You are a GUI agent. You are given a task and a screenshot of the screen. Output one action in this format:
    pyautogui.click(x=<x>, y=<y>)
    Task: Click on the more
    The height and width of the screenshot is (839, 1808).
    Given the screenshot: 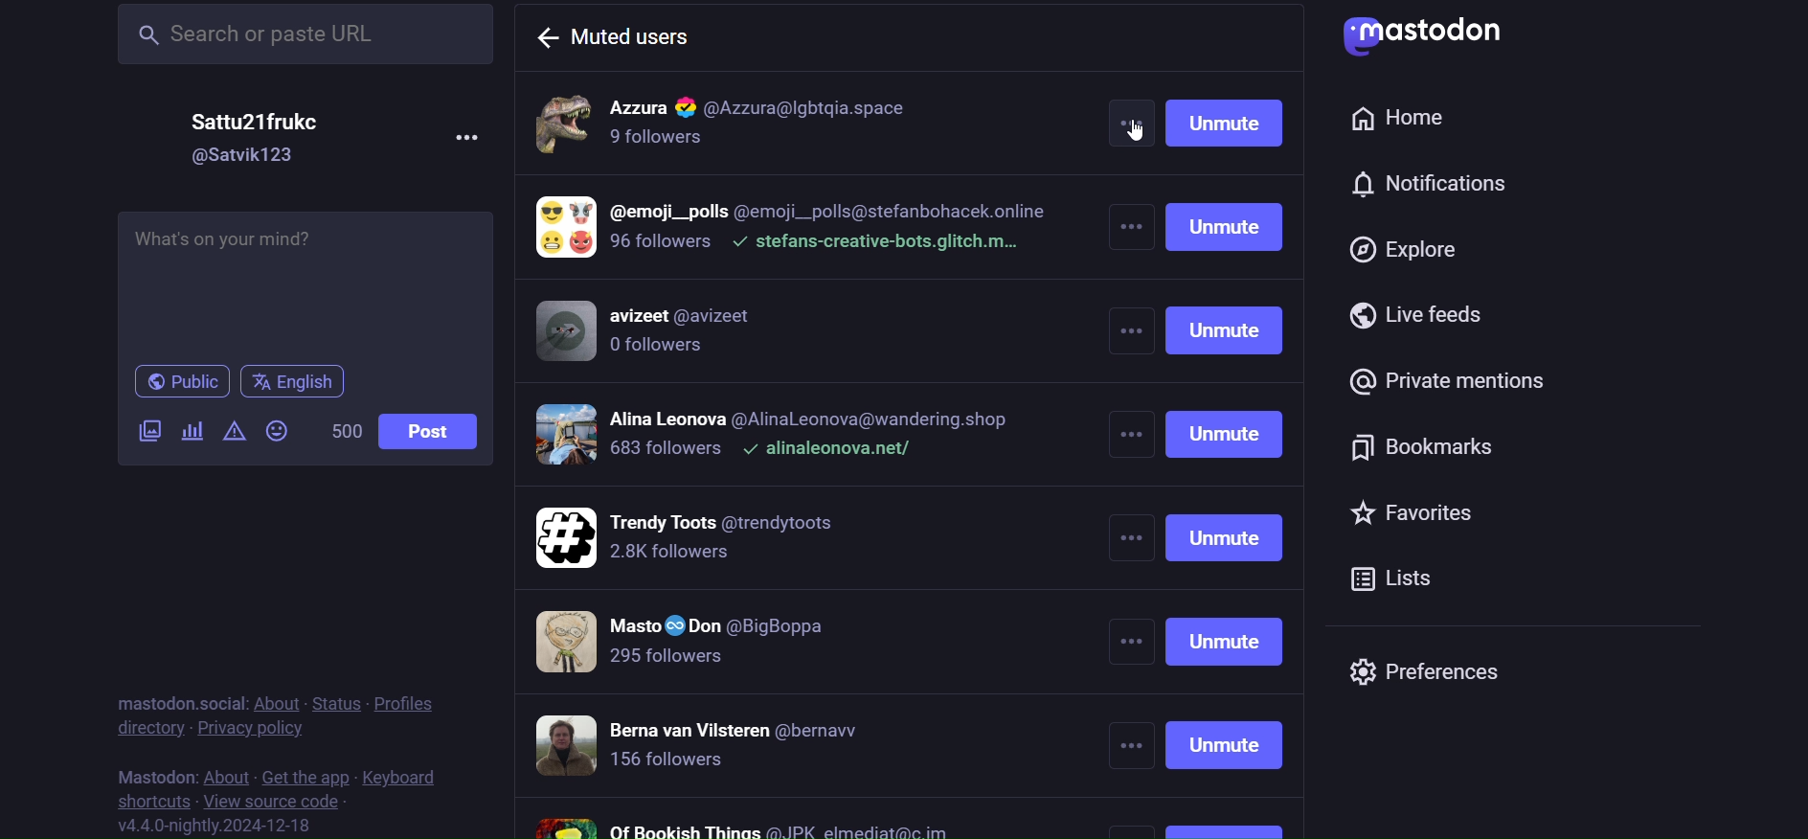 What is the action you would take?
    pyautogui.click(x=1130, y=127)
    